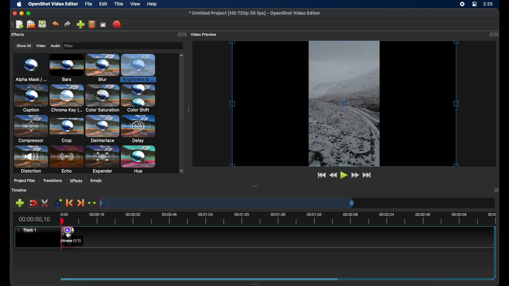  Describe the element at coordinates (139, 67) in the screenshot. I see `brightness and contrast highlighted` at that location.